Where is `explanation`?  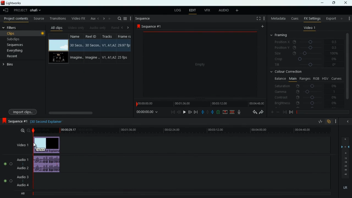
explanation is located at coordinates (47, 122).